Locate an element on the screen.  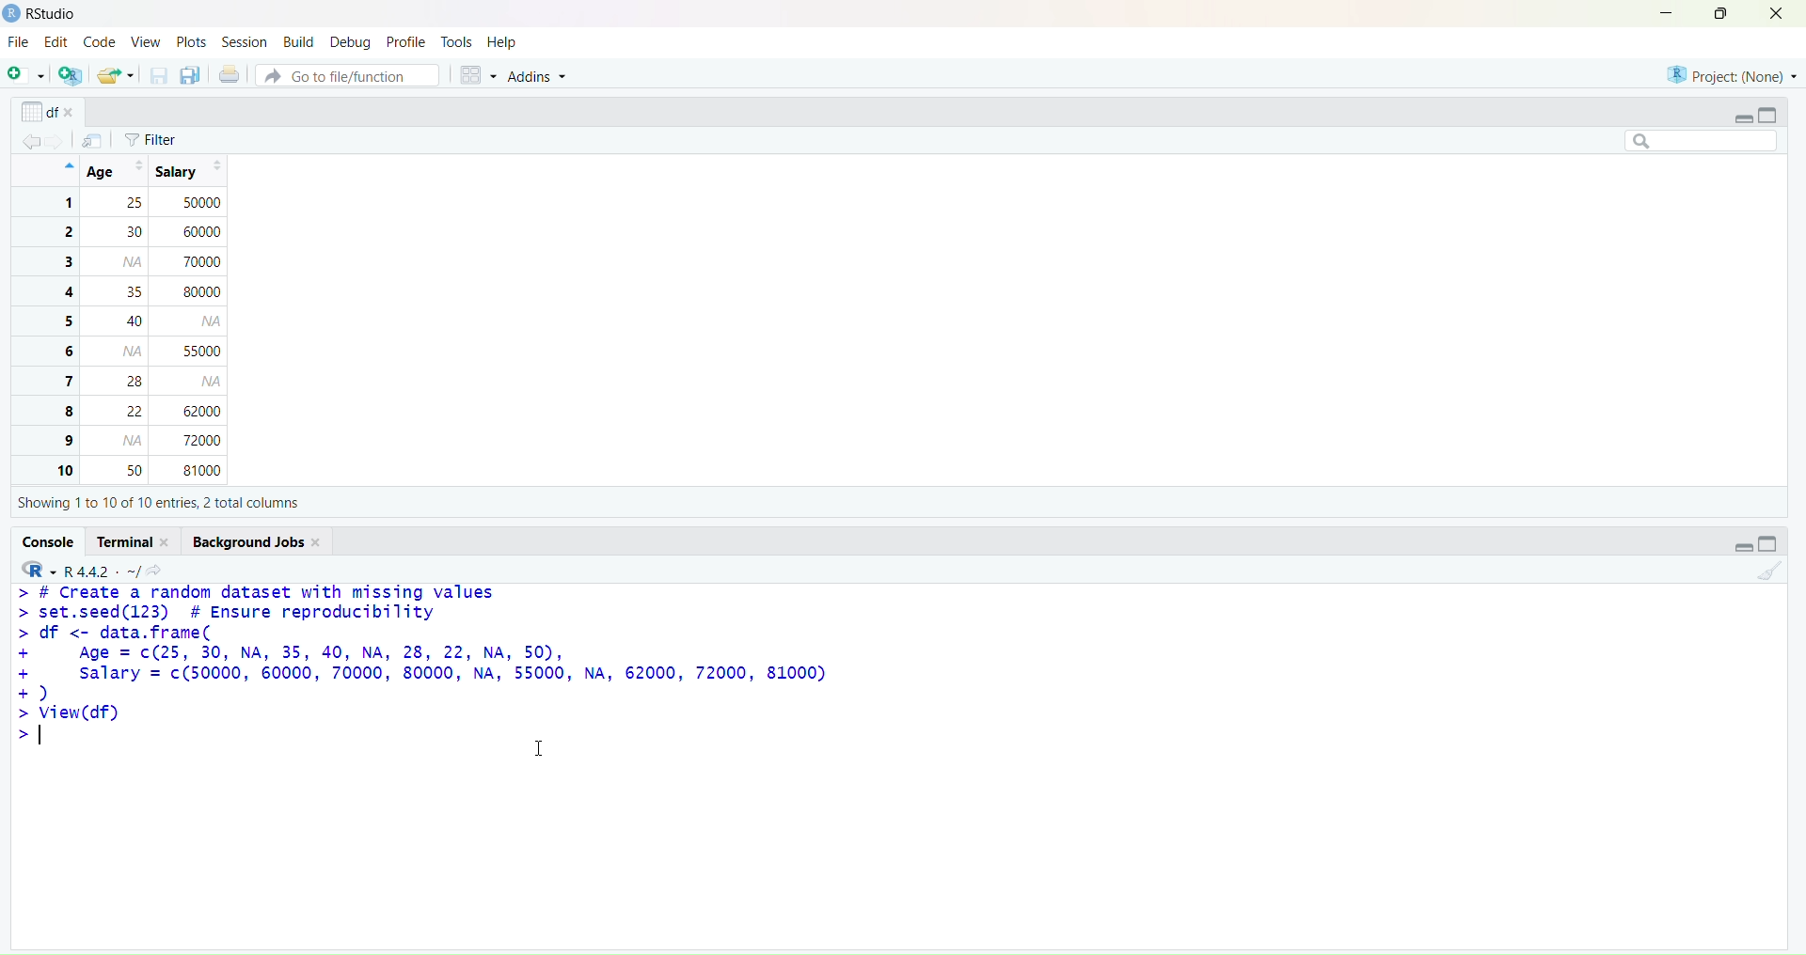
session is located at coordinates (246, 43).